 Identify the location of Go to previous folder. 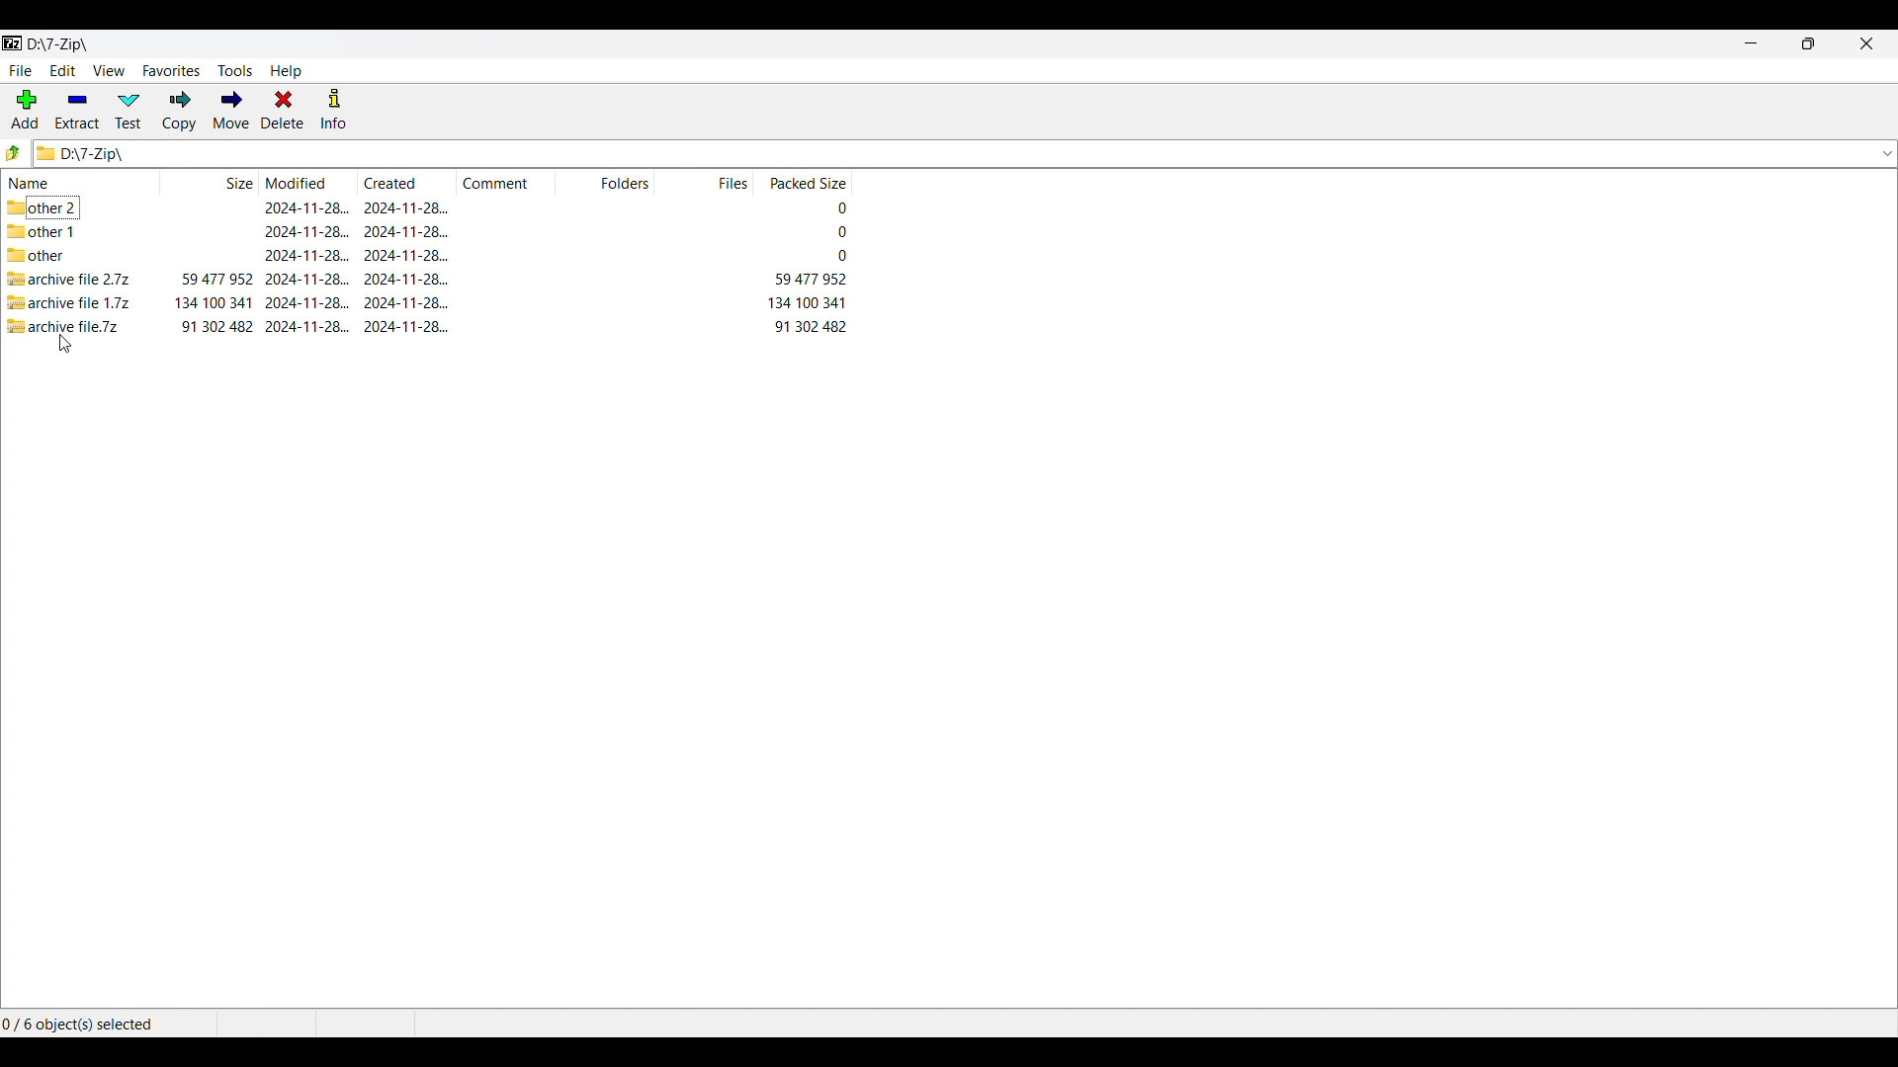
(13, 153).